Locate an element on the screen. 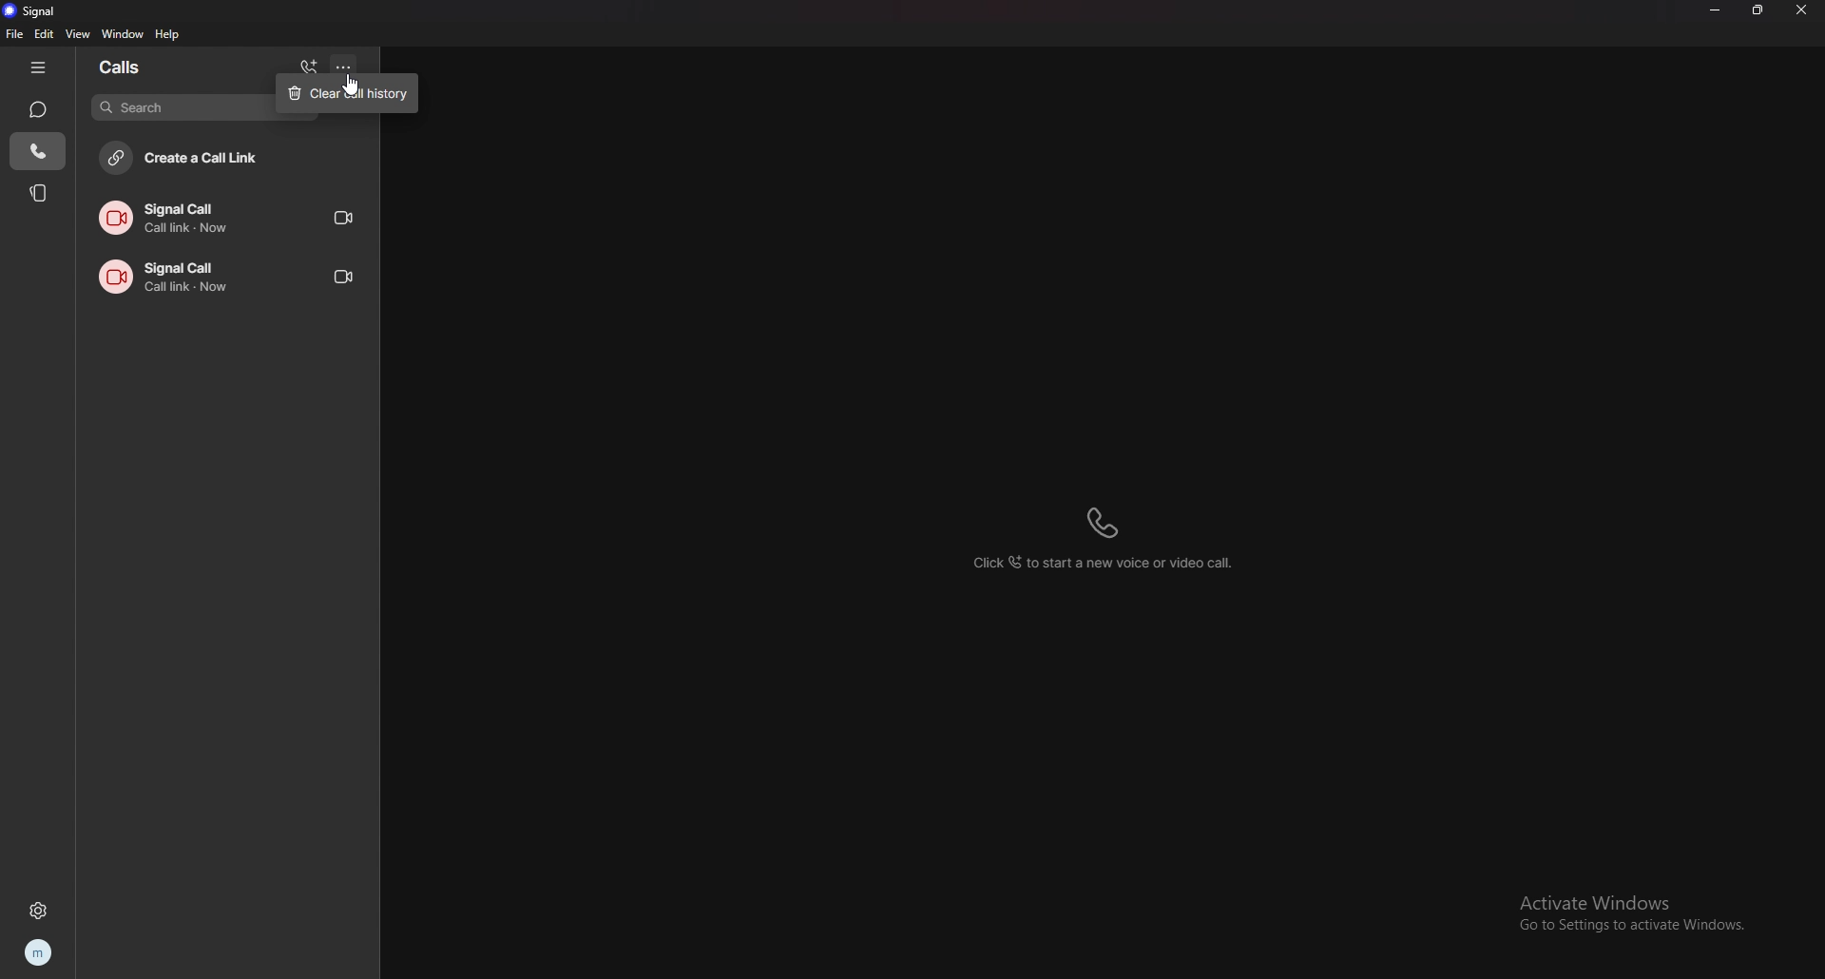 The height and width of the screenshot is (979, 1825). create call link is located at coordinates (224, 161).